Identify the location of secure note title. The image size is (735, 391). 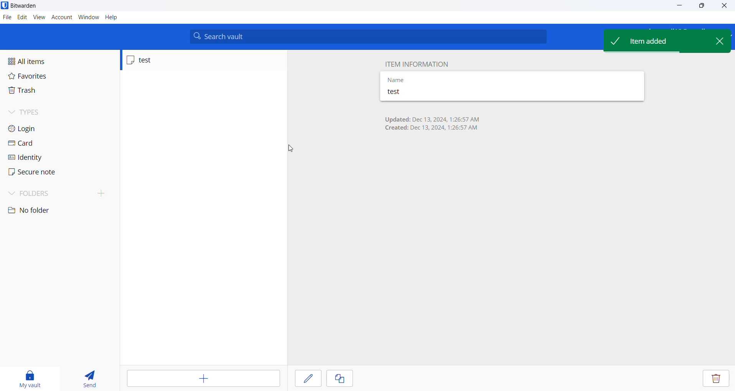
(426, 93).